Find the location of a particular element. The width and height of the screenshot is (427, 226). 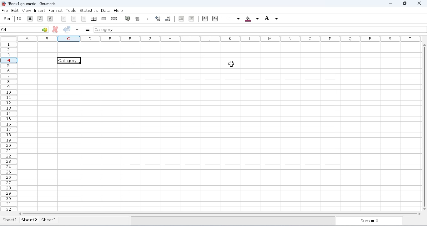

underline is located at coordinates (63, 19).